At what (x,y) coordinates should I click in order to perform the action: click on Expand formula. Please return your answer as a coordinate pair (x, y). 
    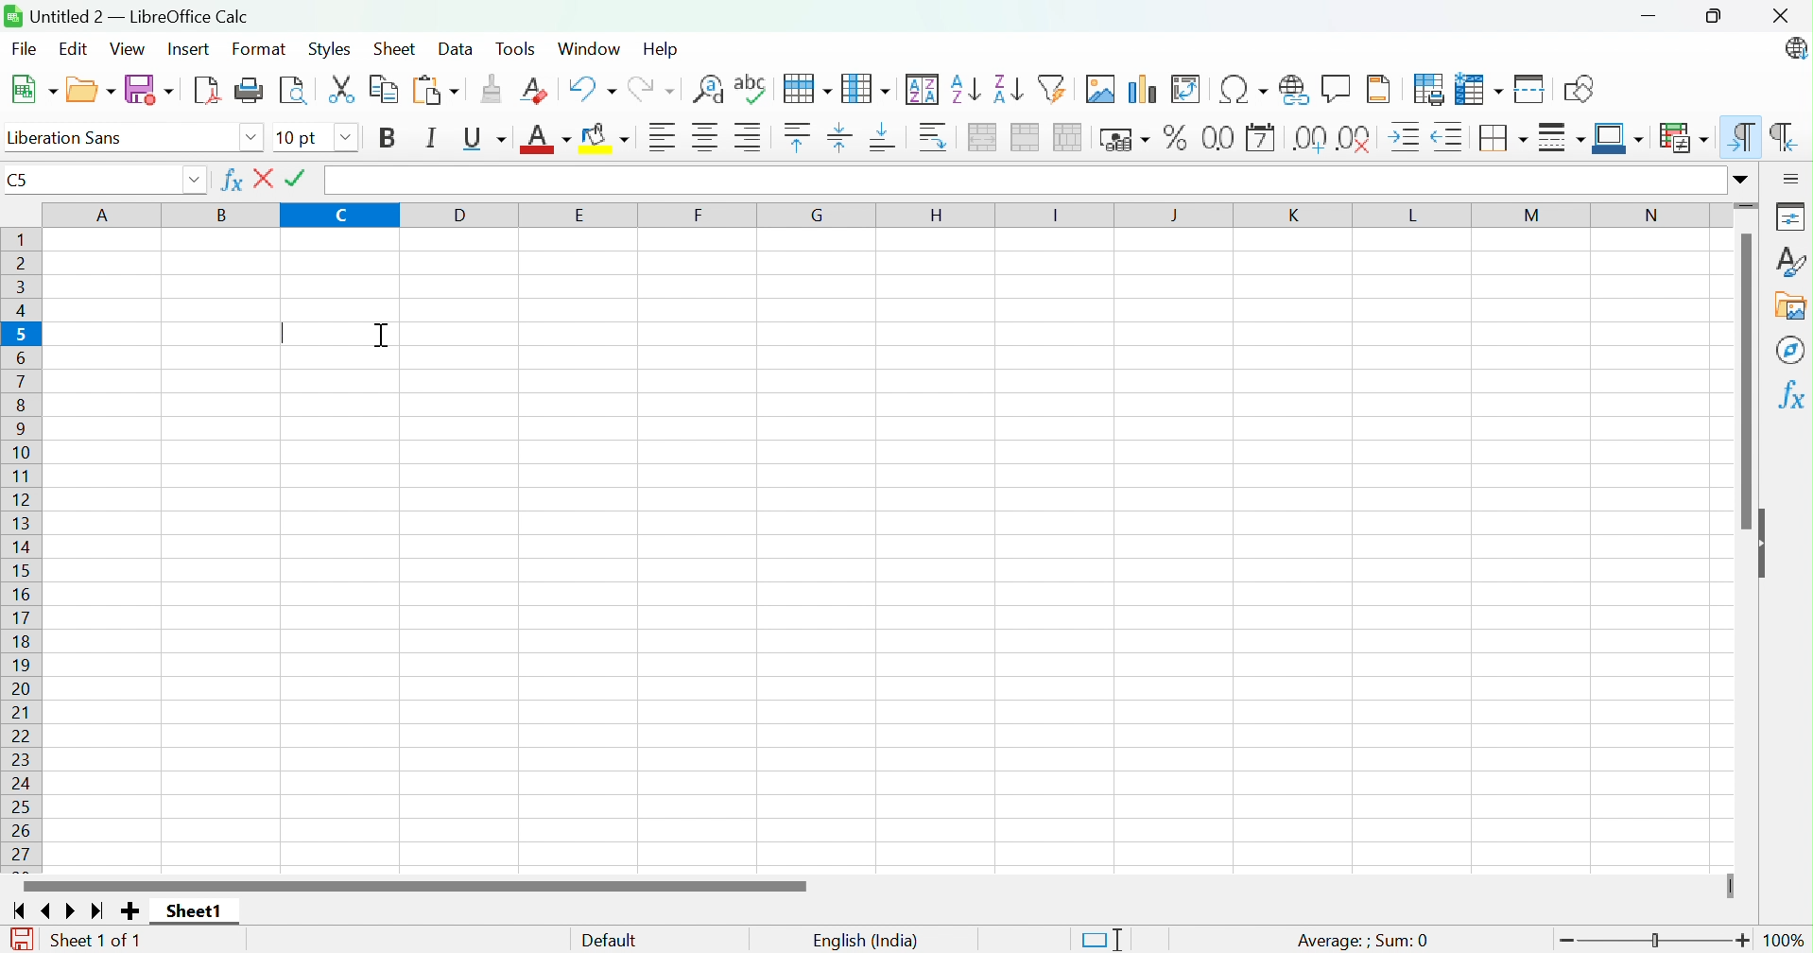
    Looking at the image, I should click on (1744, 179).